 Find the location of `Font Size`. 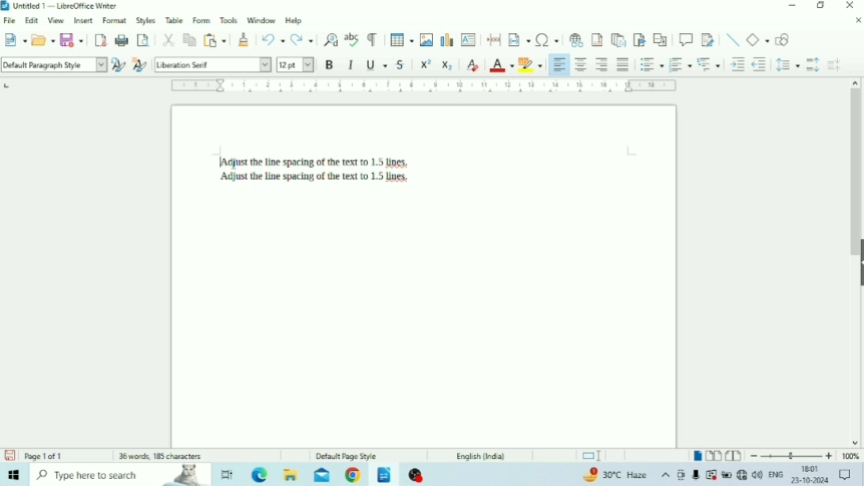

Font Size is located at coordinates (295, 64).